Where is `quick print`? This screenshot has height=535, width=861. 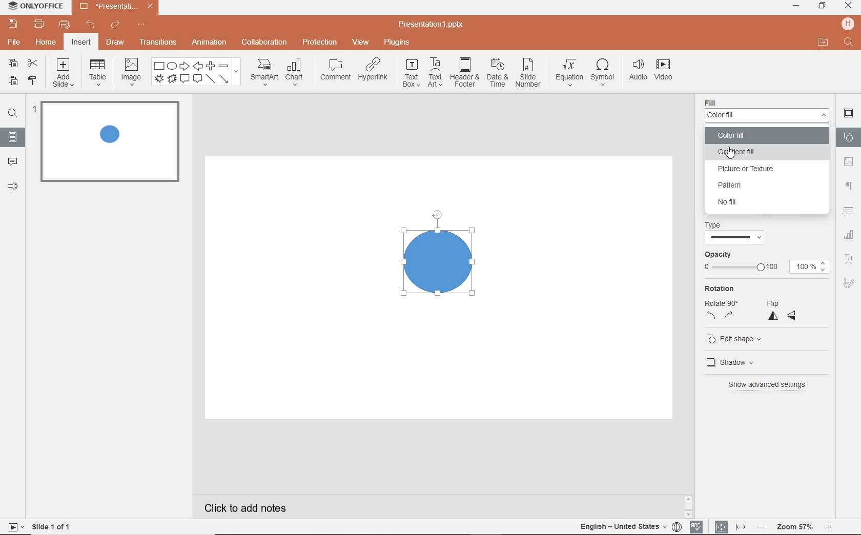 quick print is located at coordinates (67, 24).